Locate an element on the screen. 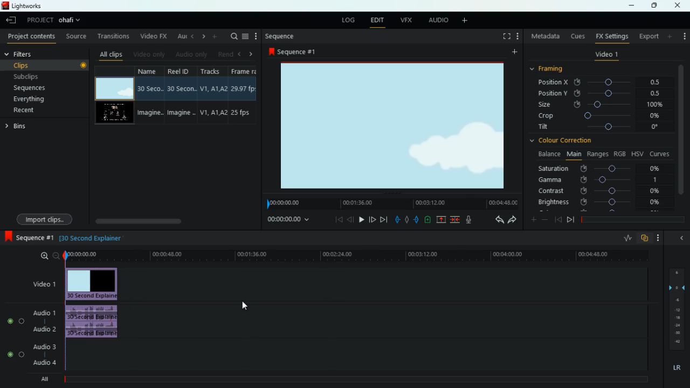 The image size is (690, 388). video 1 is located at coordinates (41, 283).